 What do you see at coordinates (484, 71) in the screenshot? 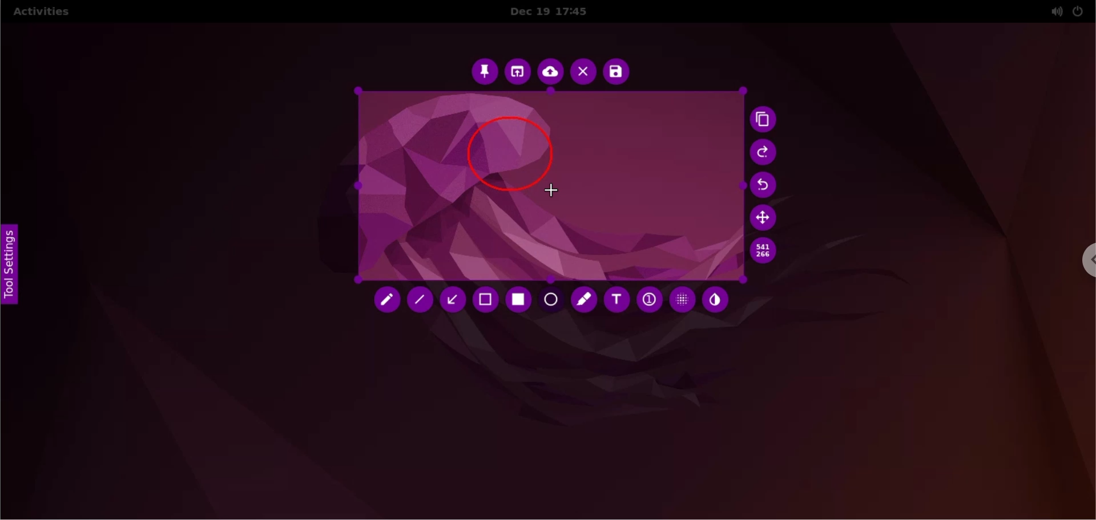
I see `pin` at bounding box center [484, 71].